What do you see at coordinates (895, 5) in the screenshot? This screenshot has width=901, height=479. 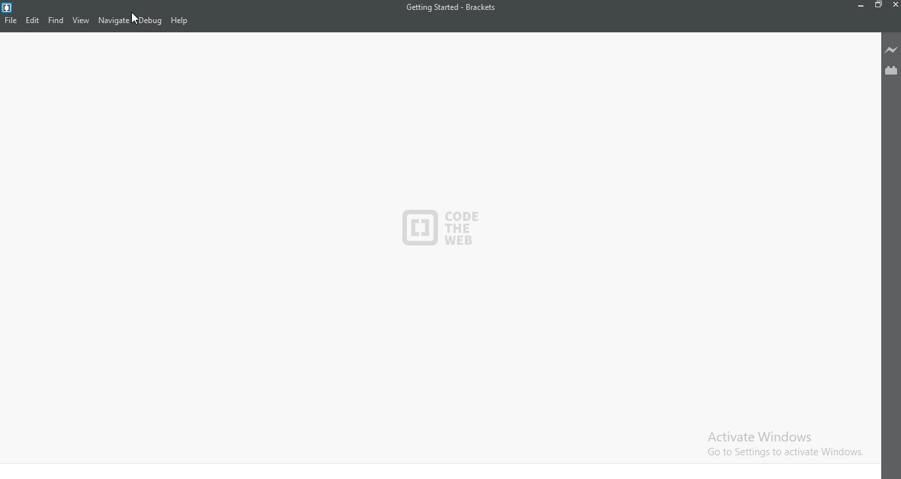 I see `Close` at bounding box center [895, 5].